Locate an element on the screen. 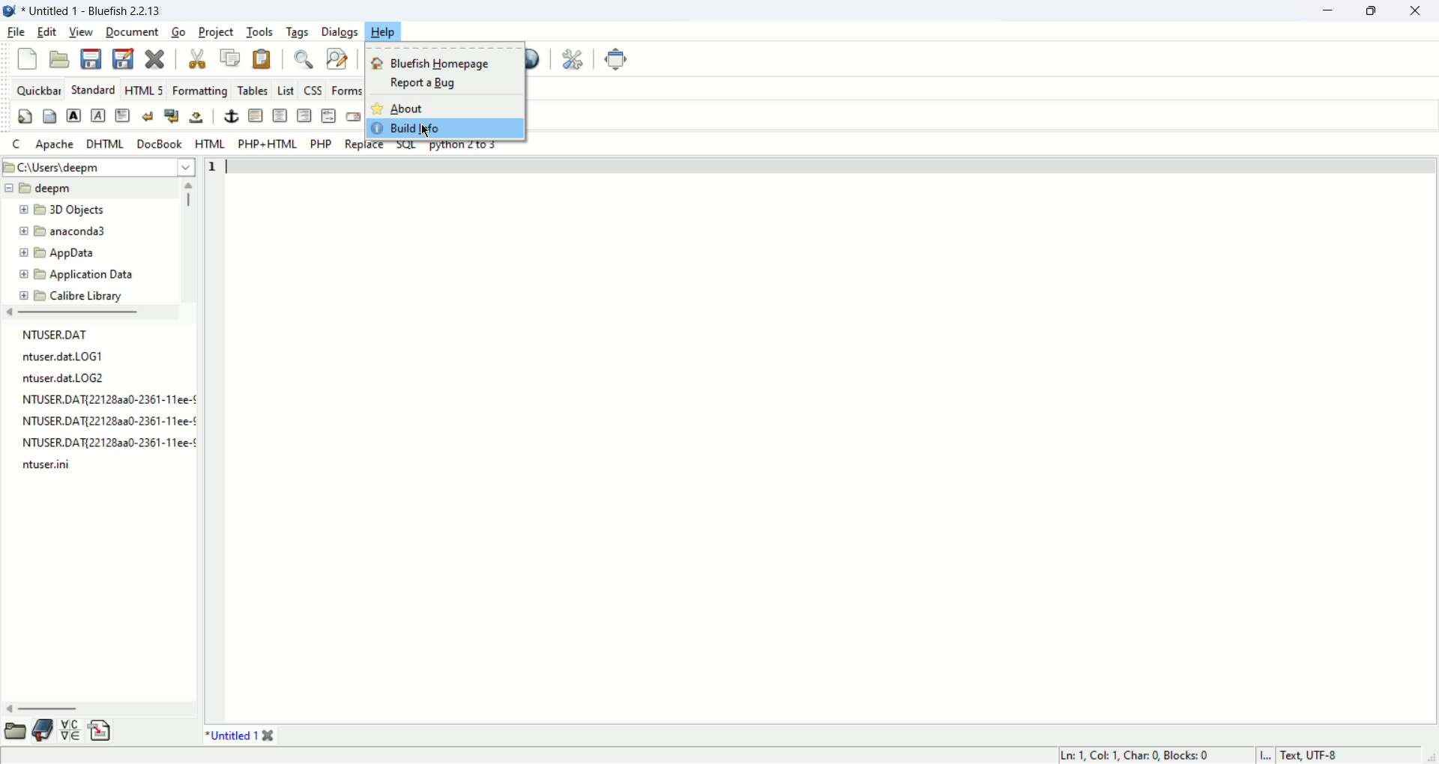 Image resolution: width=1439 pixels, height=764 pixels. folder name is located at coordinates (58, 254).